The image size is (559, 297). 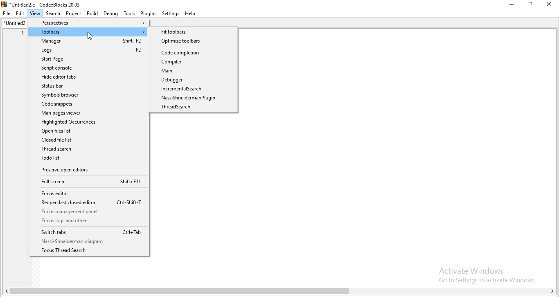 What do you see at coordinates (170, 13) in the screenshot?
I see `settings` at bounding box center [170, 13].